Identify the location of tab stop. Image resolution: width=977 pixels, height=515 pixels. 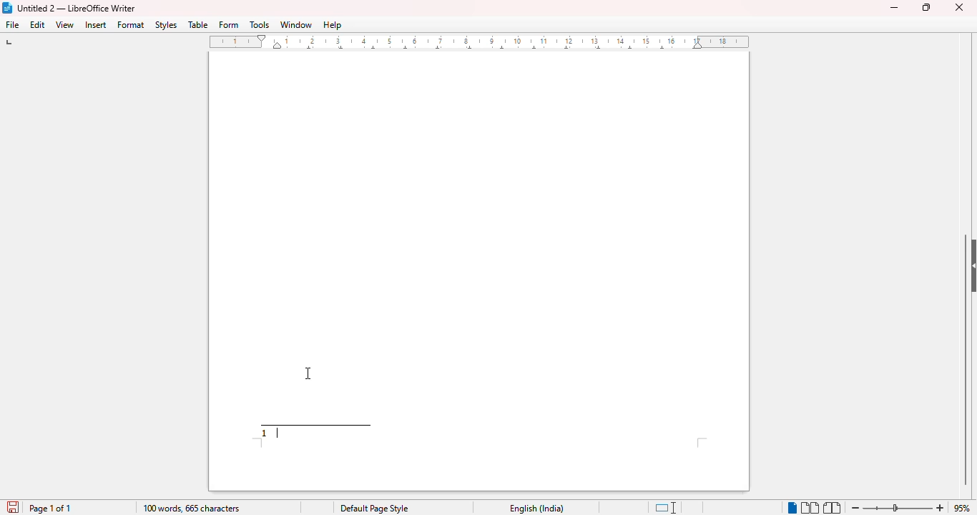
(15, 44).